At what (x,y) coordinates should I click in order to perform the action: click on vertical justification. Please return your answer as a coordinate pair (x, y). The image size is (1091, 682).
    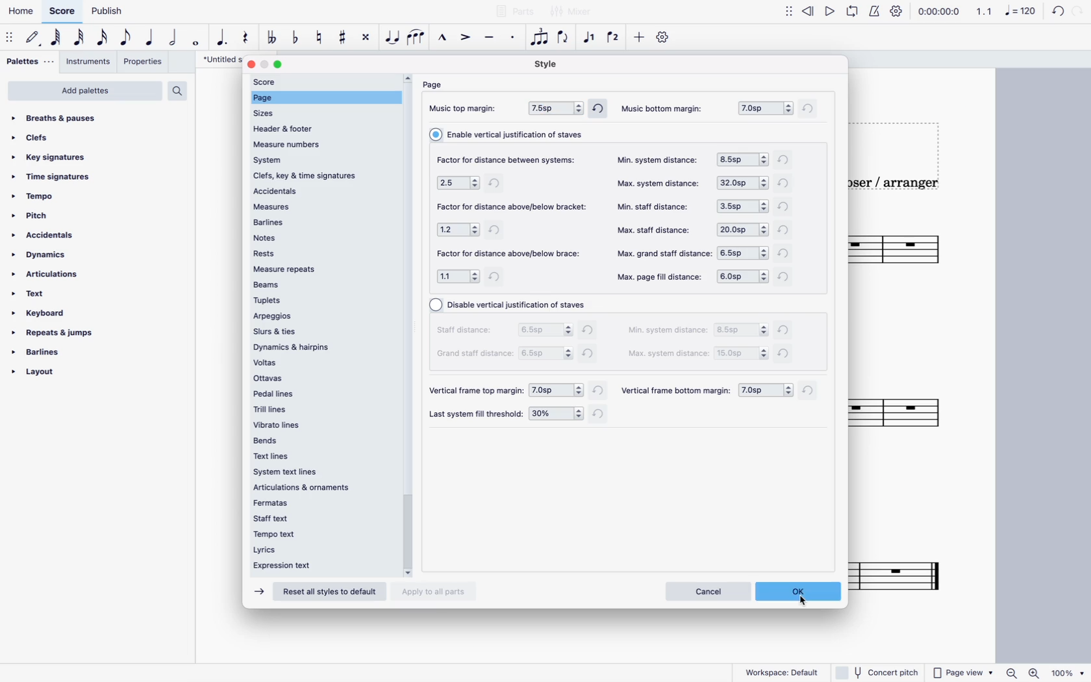
    Looking at the image, I should click on (512, 305).